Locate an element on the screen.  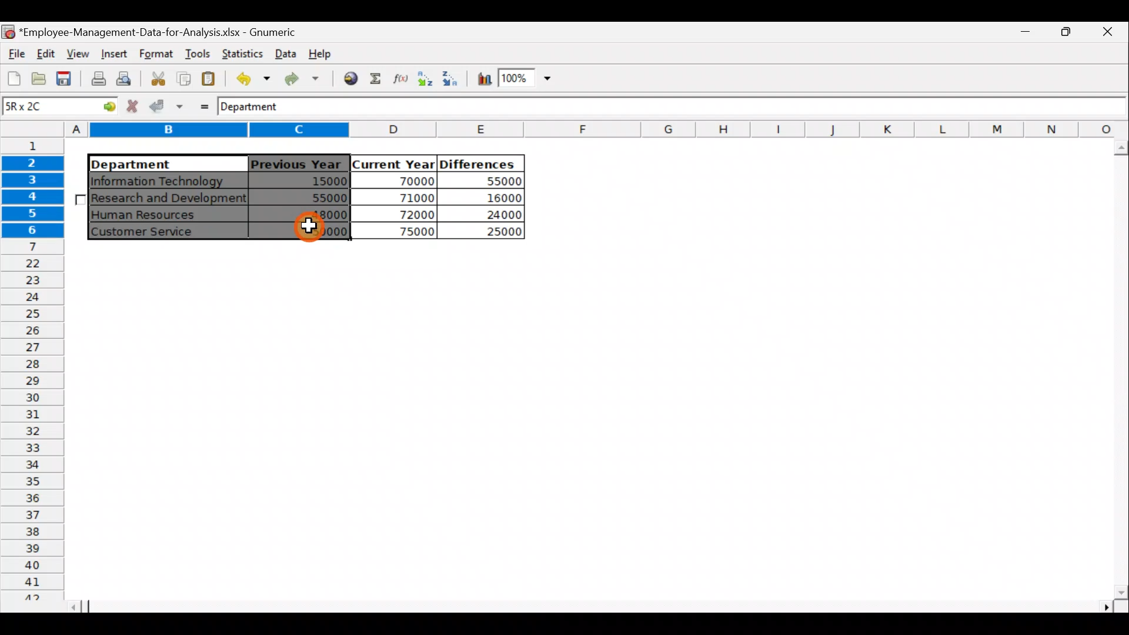
Columns is located at coordinates (597, 129).